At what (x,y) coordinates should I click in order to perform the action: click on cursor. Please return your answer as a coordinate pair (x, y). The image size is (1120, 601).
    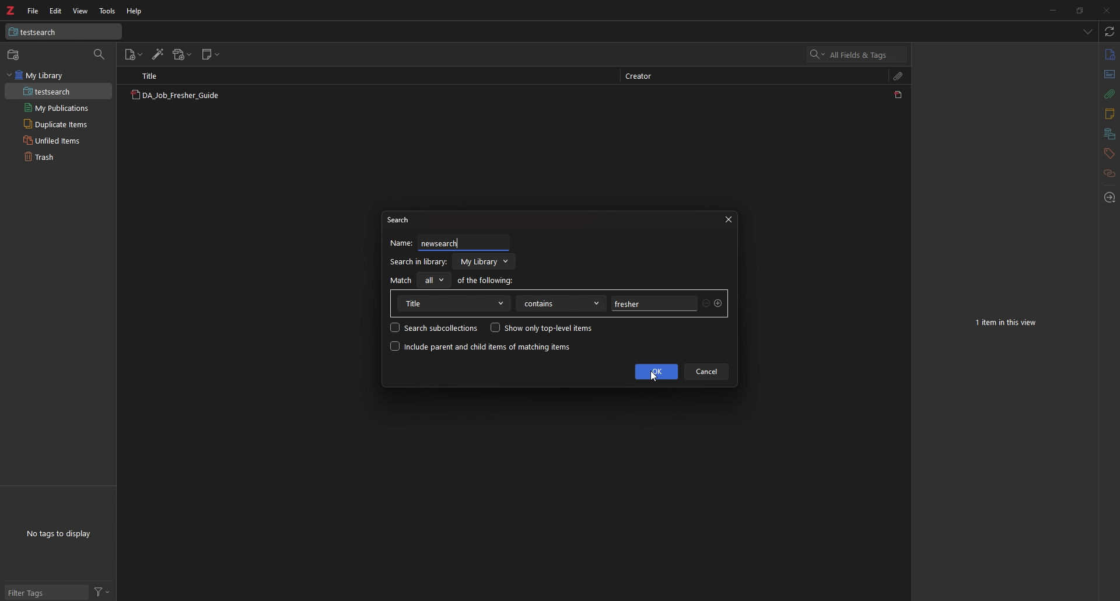
    Looking at the image, I should click on (653, 376).